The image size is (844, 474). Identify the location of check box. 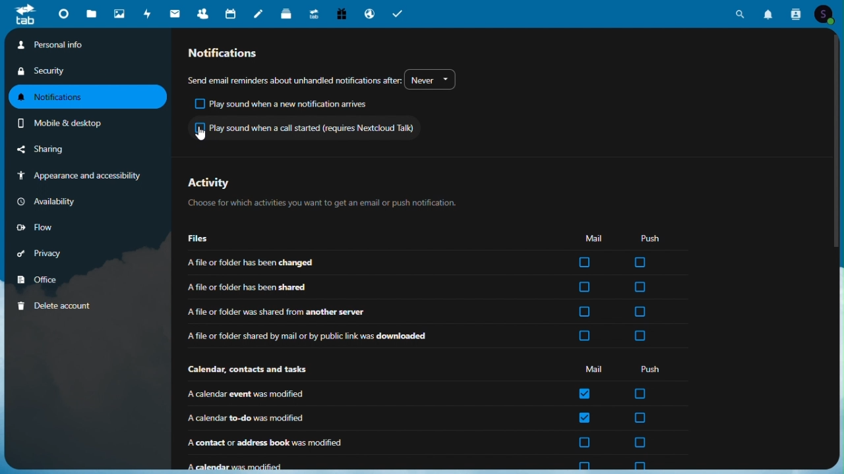
(640, 312).